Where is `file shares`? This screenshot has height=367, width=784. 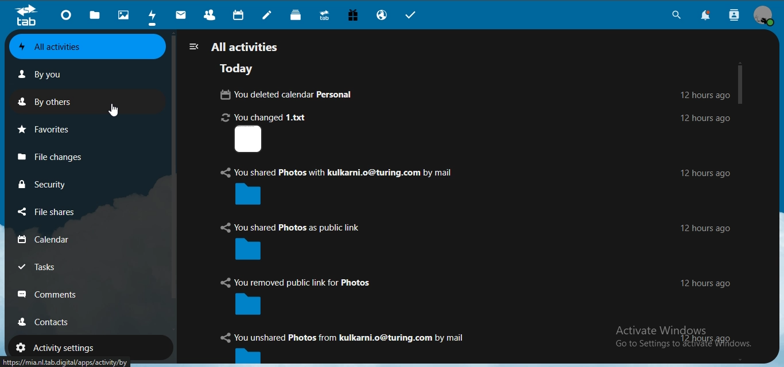
file shares is located at coordinates (52, 212).